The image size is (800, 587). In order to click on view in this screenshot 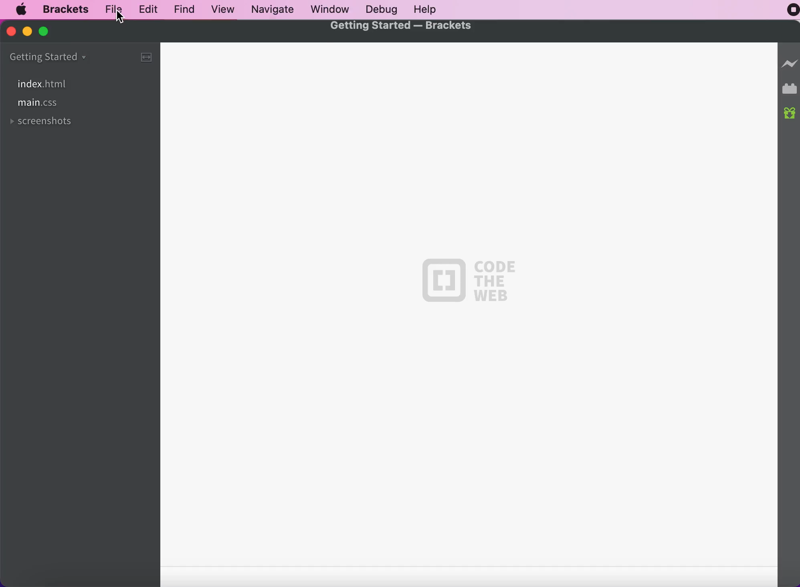, I will do `click(224, 8)`.